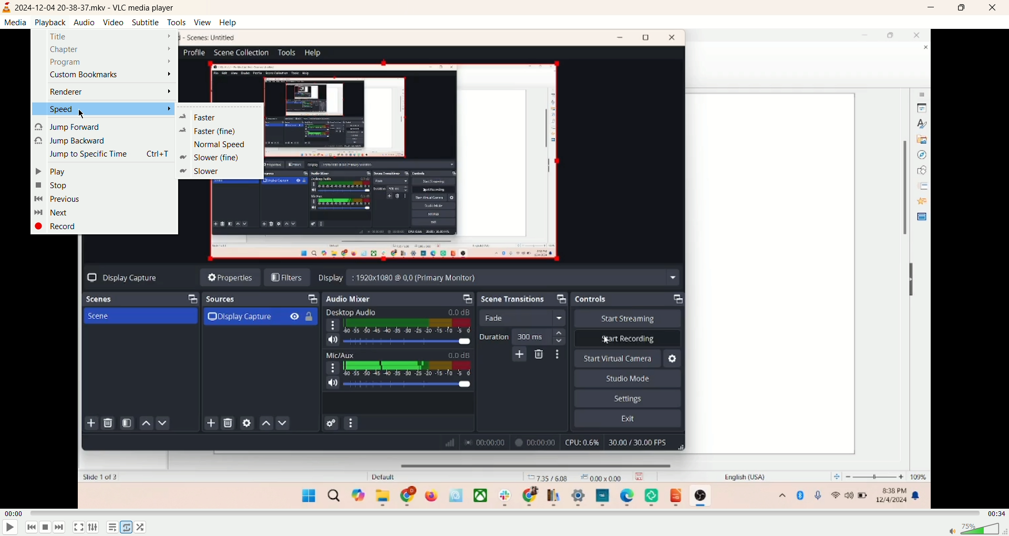  What do you see at coordinates (71, 141) in the screenshot?
I see `jump backward` at bounding box center [71, 141].